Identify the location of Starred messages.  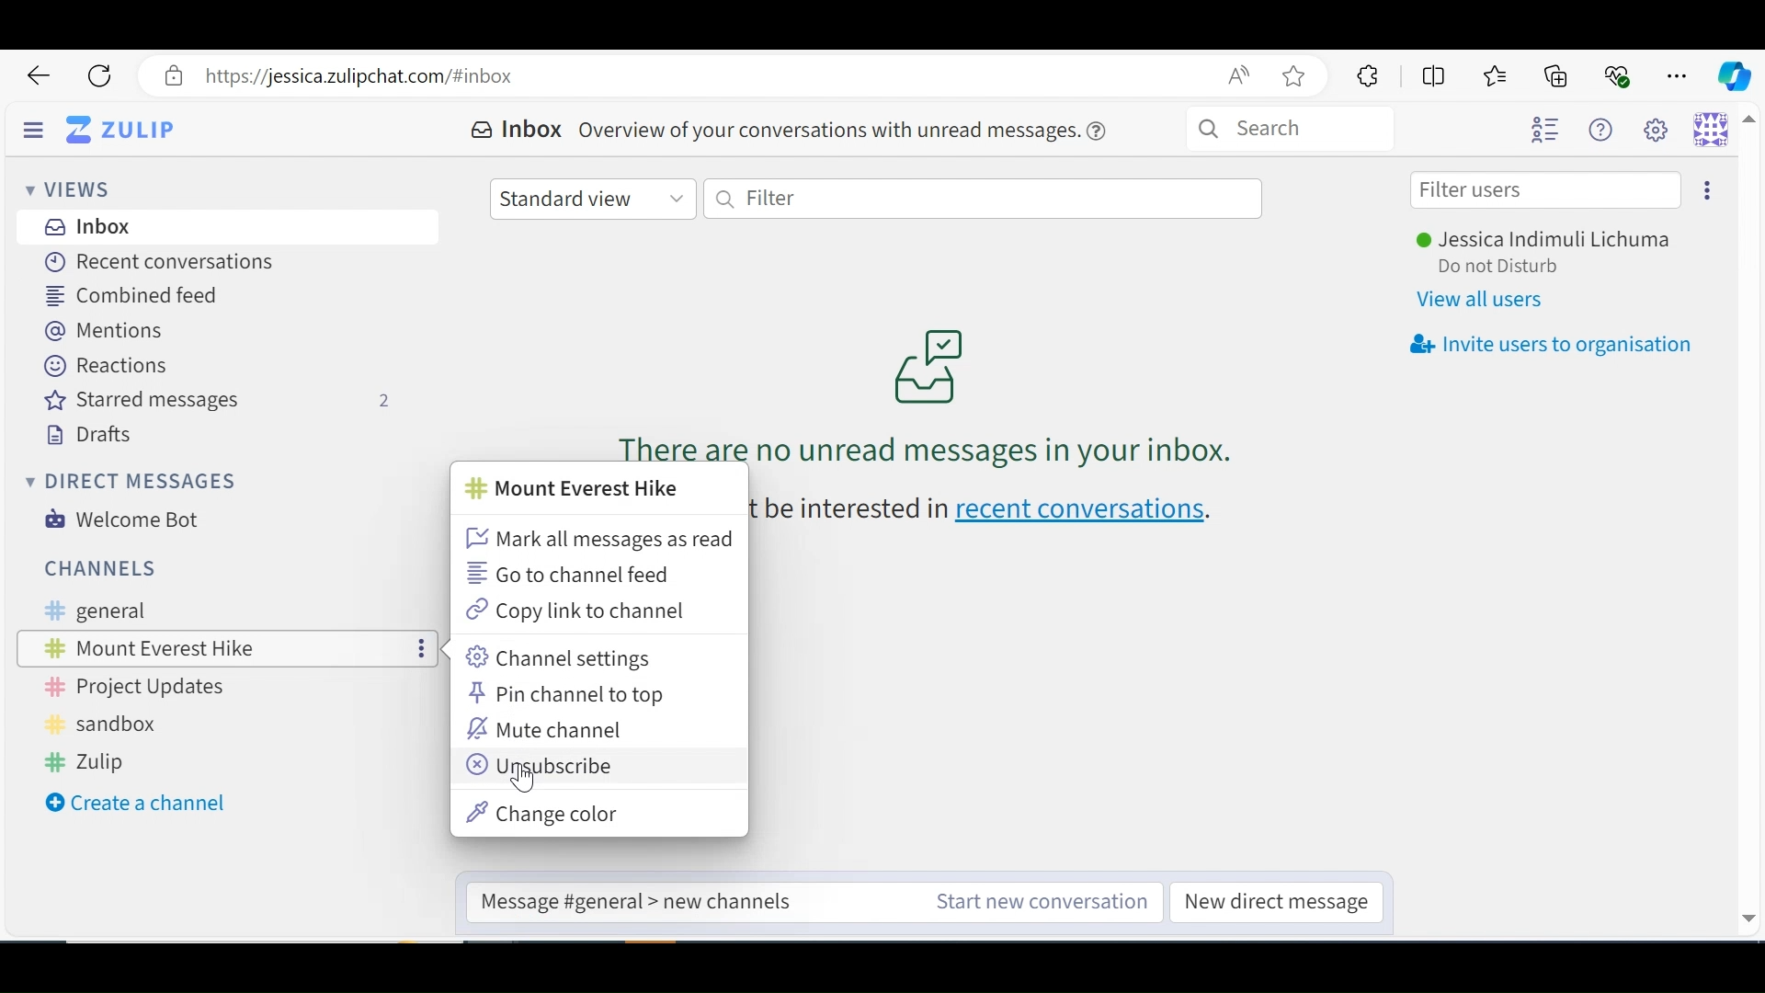
(220, 402).